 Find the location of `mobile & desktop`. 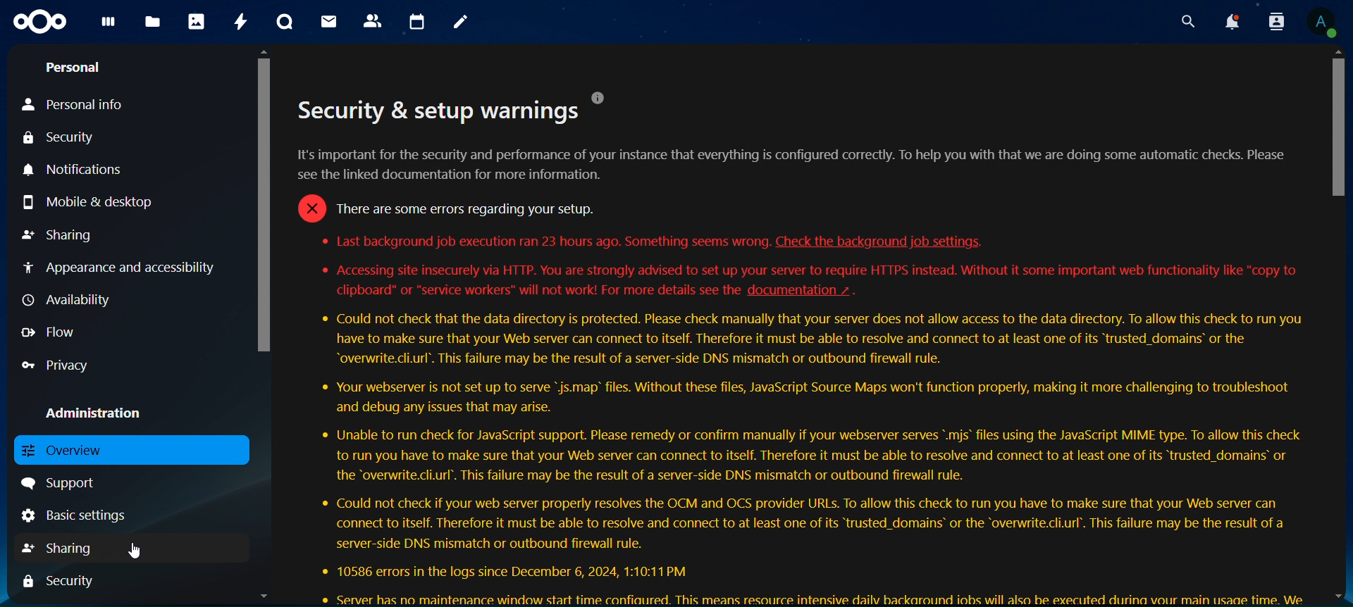

mobile & desktop is located at coordinates (85, 202).